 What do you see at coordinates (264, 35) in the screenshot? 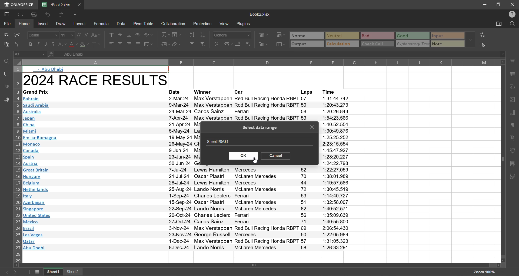
I see `insert cells` at bounding box center [264, 35].